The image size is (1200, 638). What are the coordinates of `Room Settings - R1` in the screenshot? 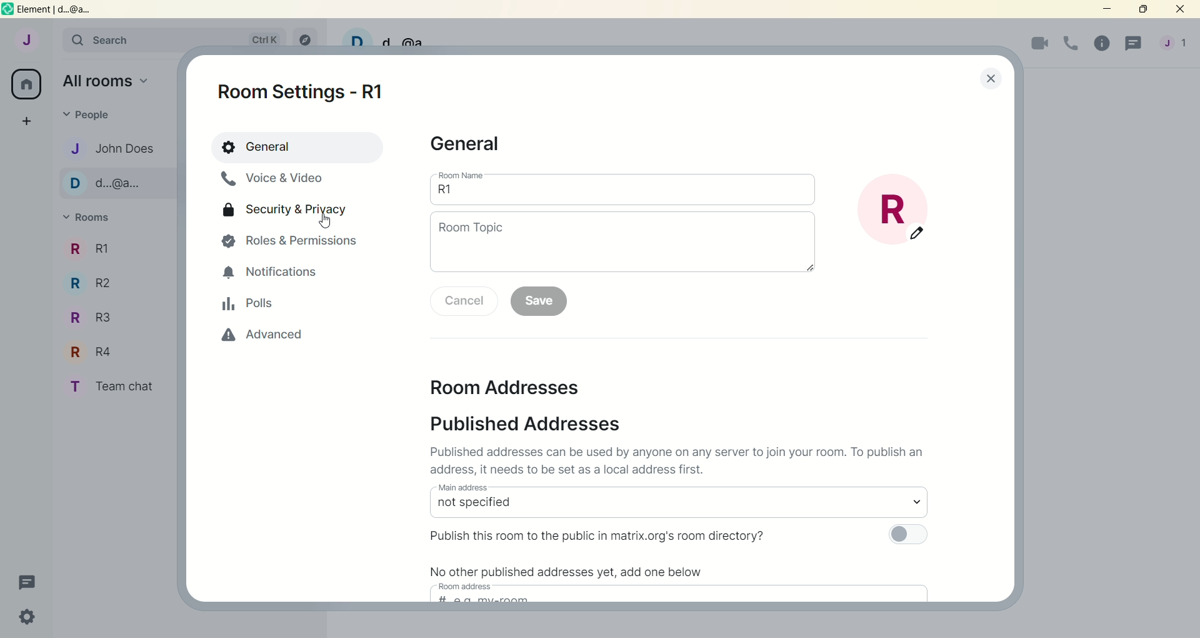 It's located at (304, 93).